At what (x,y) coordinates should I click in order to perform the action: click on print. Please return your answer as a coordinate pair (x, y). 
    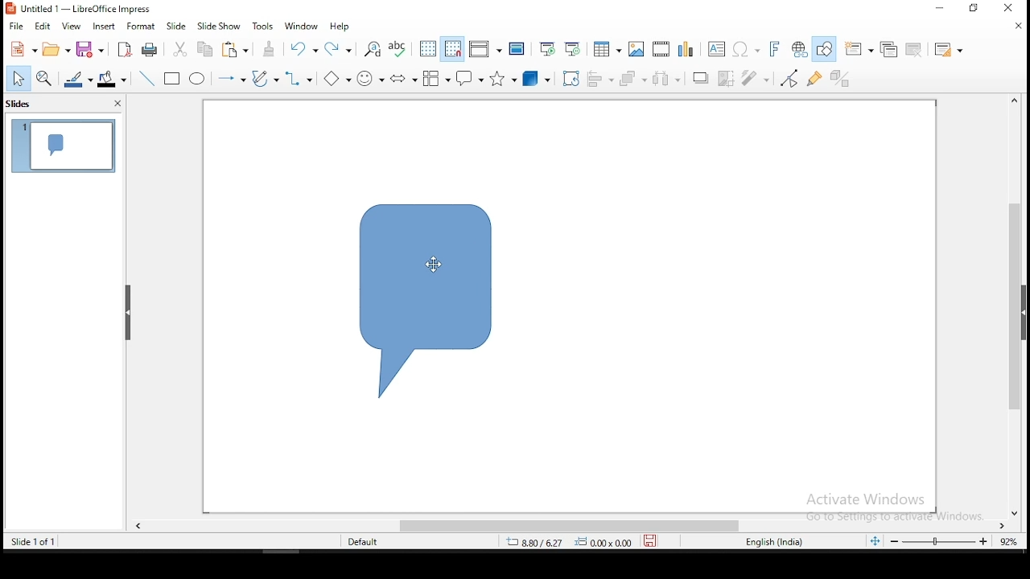
    Looking at the image, I should click on (147, 50).